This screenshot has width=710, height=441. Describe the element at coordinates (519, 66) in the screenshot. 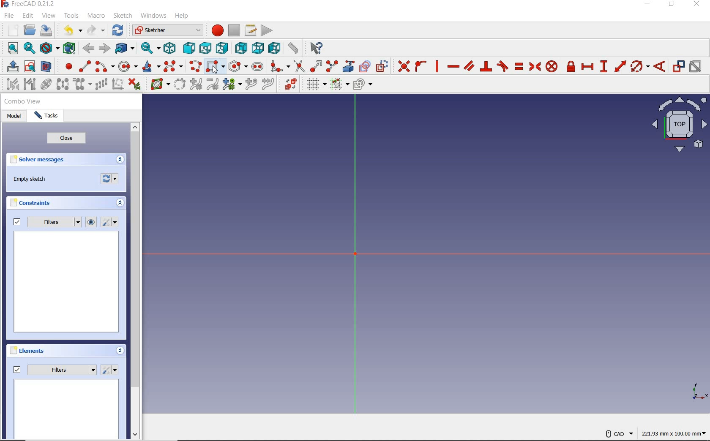

I see `constrain equal` at that location.